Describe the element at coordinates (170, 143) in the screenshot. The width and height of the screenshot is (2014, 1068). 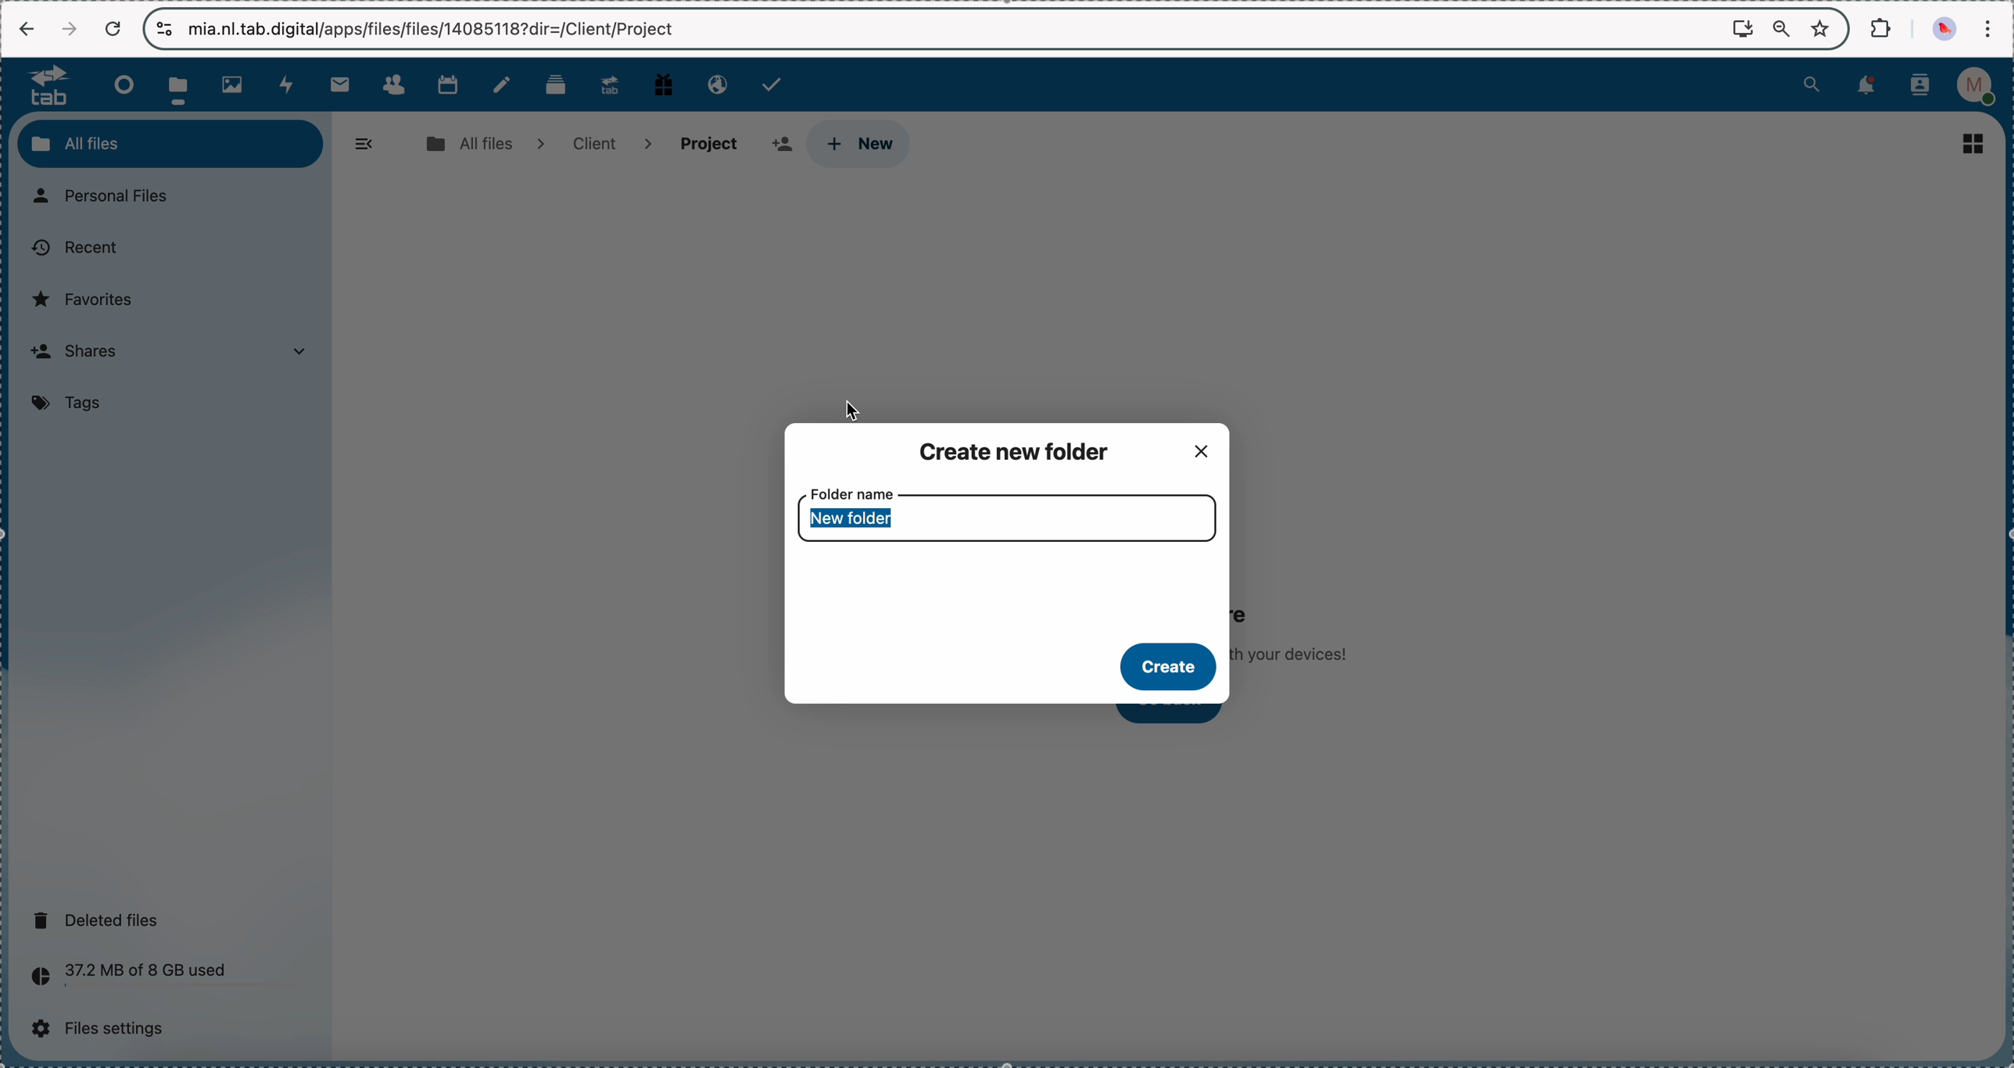
I see `all files` at that location.